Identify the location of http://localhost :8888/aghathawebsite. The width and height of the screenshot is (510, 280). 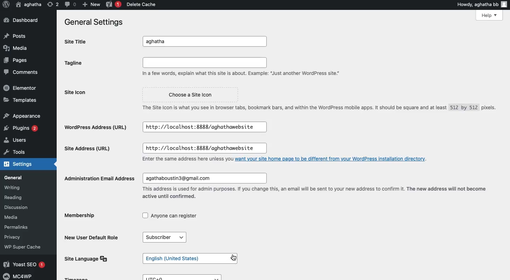
(204, 127).